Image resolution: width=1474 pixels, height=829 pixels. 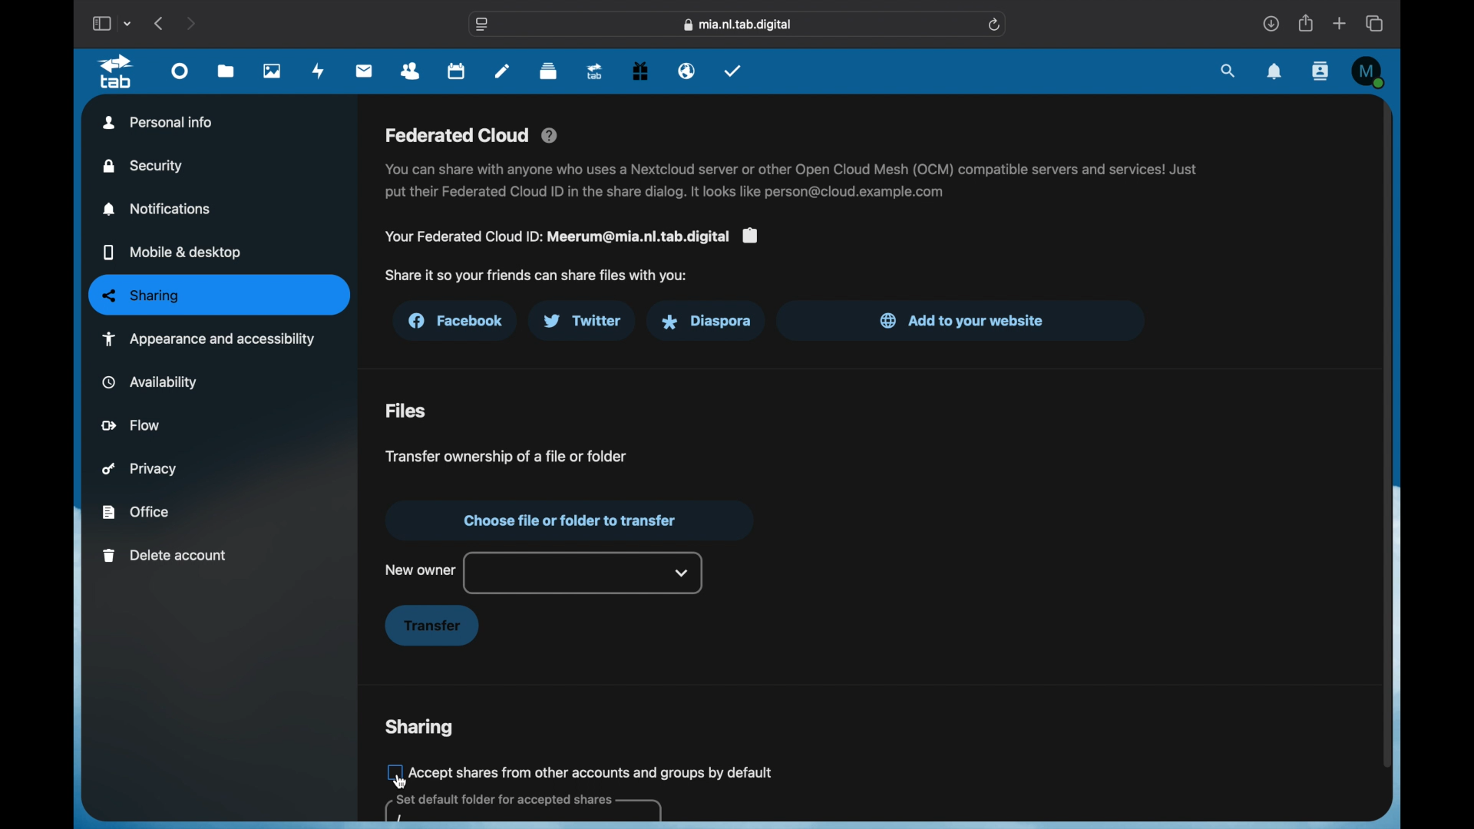 I want to click on availability, so click(x=150, y=381).